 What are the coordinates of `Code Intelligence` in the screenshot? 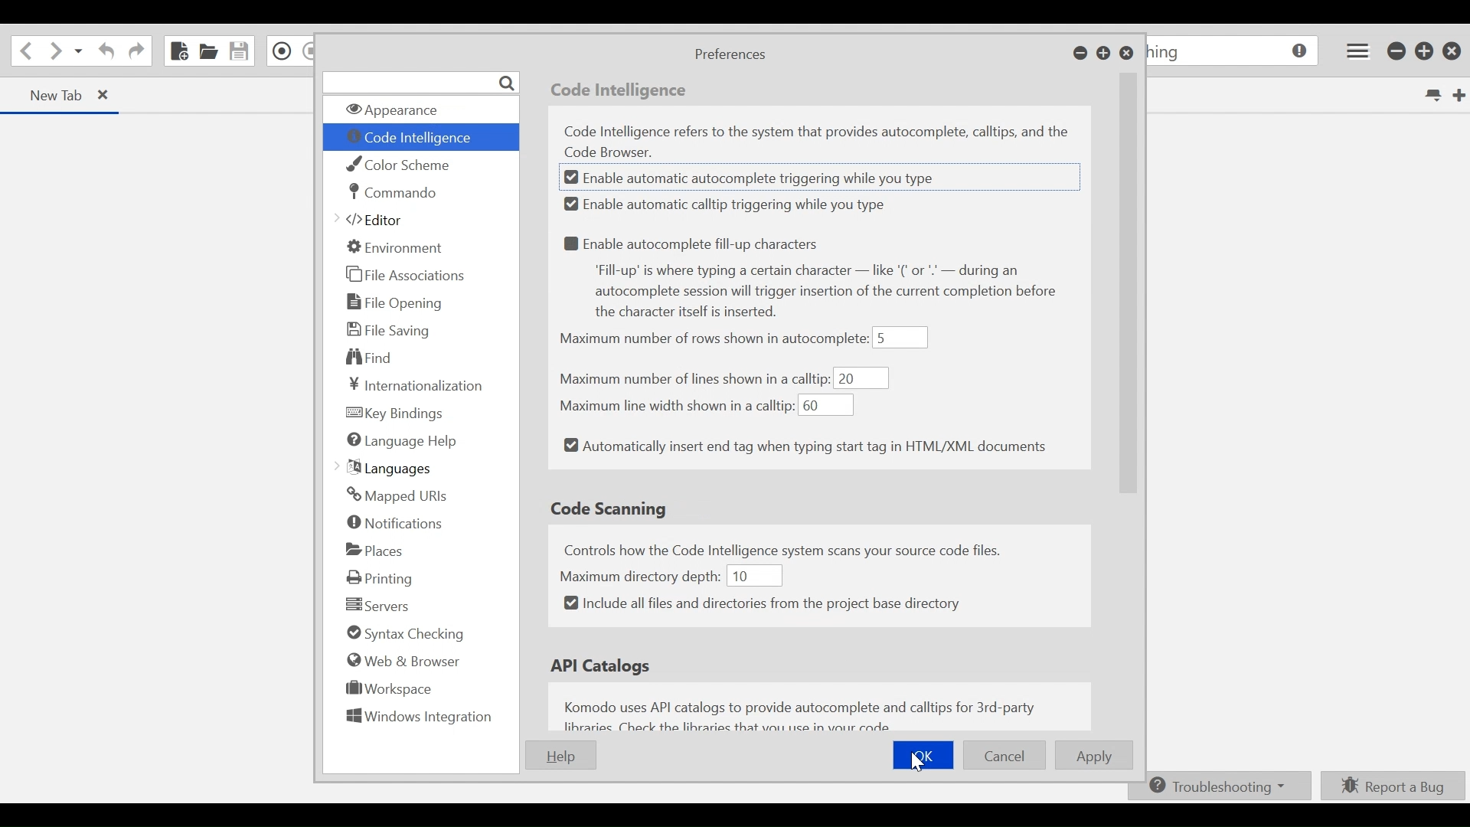 It's located at (622, 92).